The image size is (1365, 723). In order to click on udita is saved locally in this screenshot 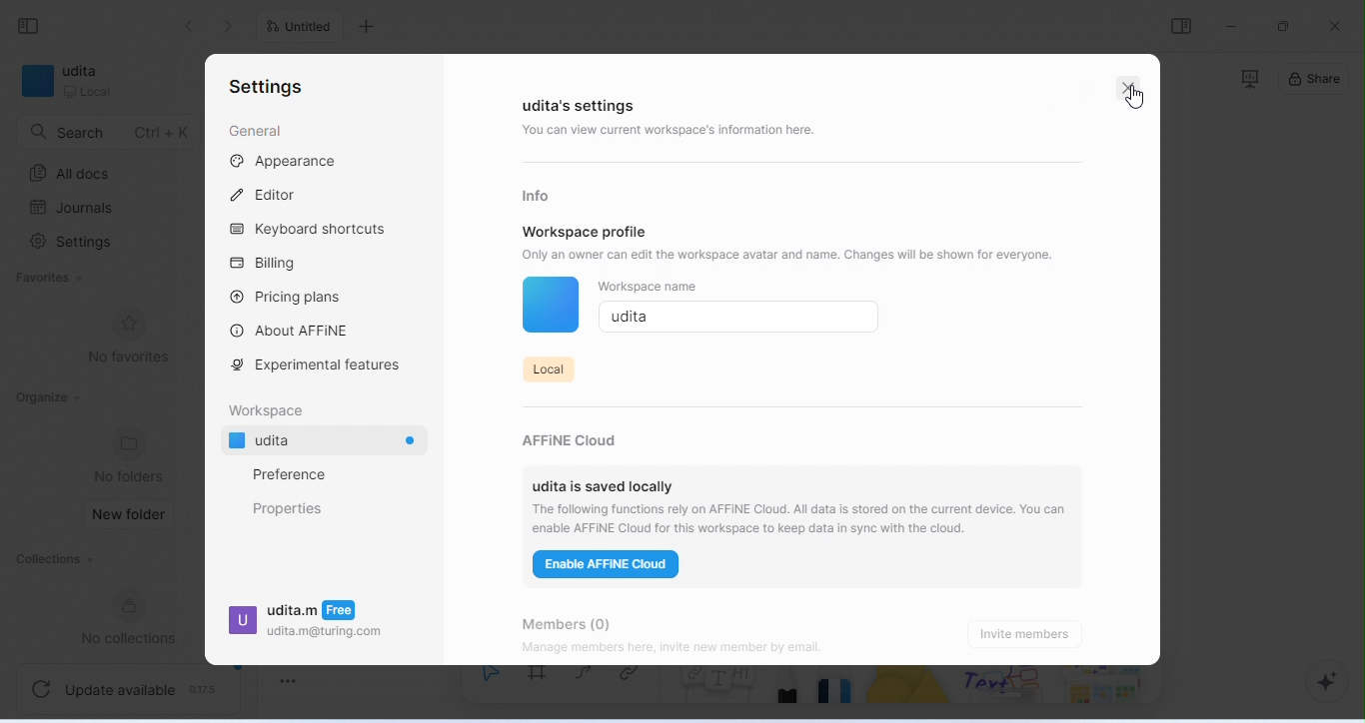, I will do `click(602, 482)`.